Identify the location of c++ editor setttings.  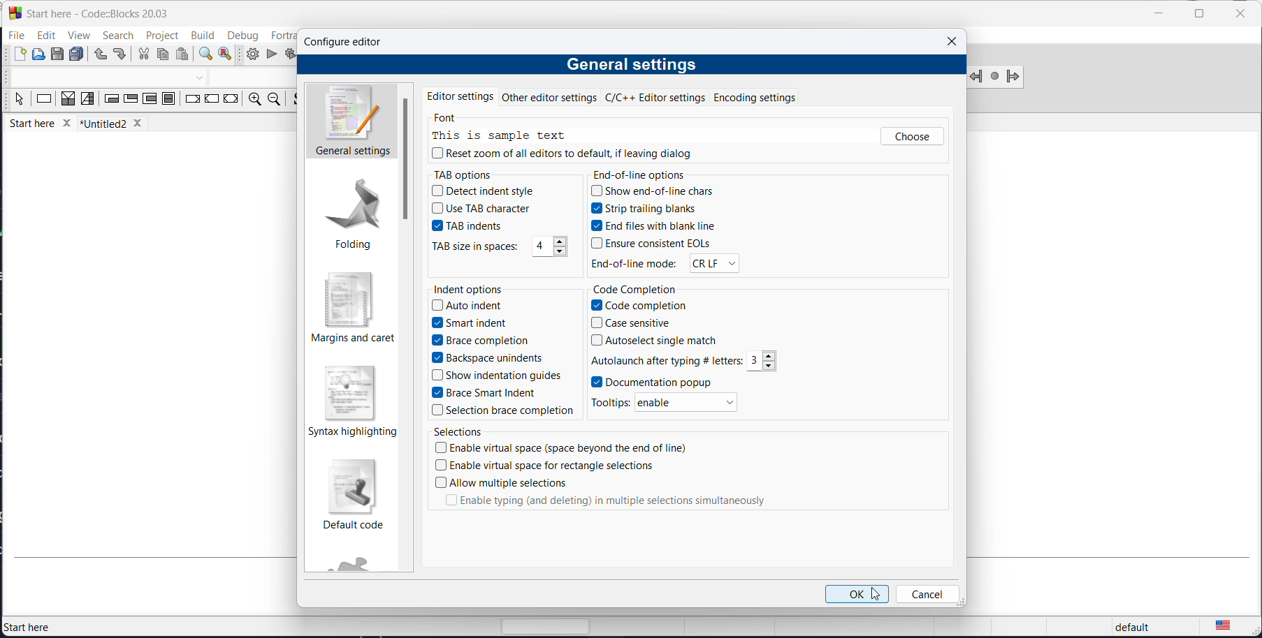
(658, 97).